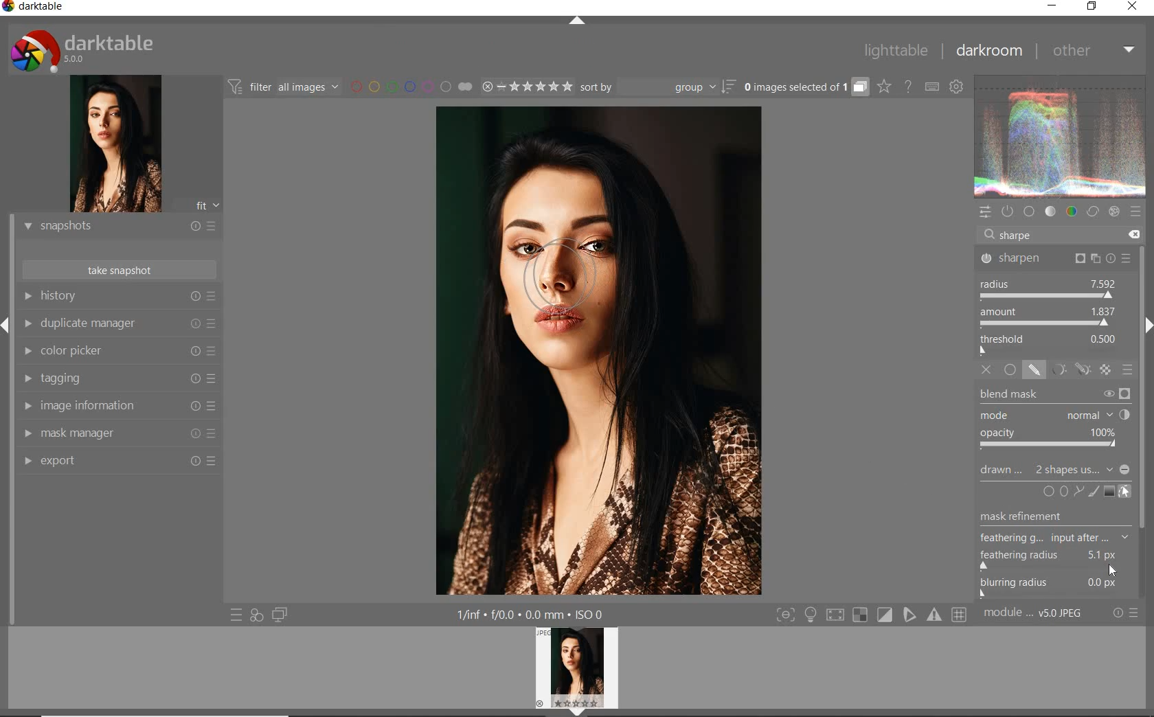 This screenshot has height=717, width=1154. Describe the element at coordinates (116, 405) in the screenshot. I see `IMAGE INFORMATION` at that location.